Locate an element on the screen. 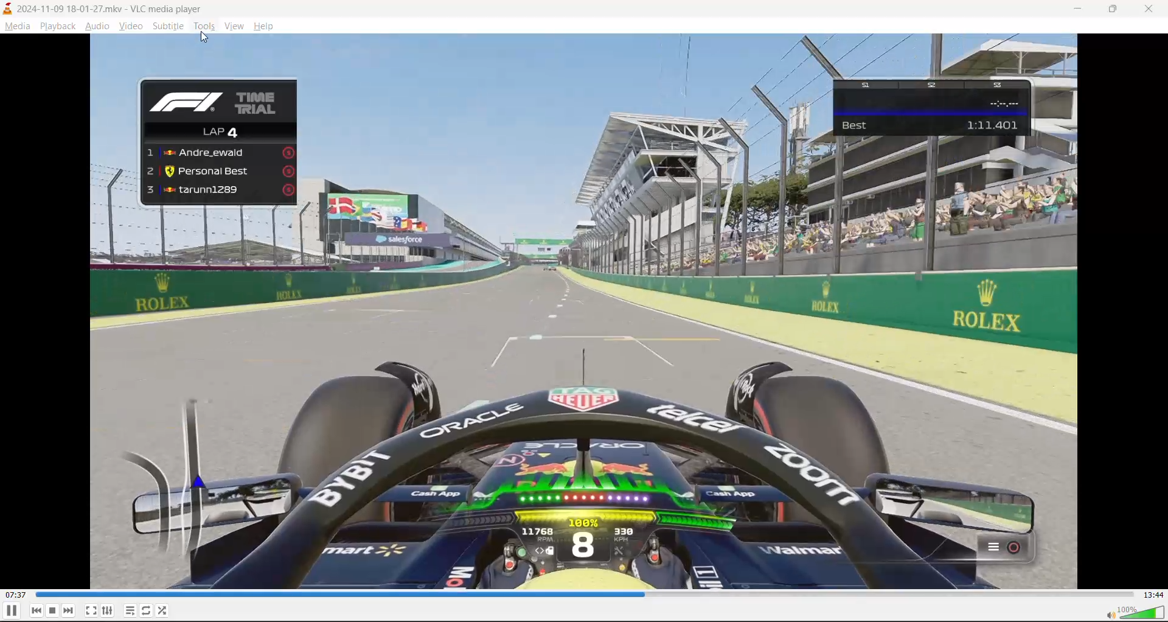 The width and height of the screenshot is (1168, 622). random is located at coordinates (165, 612).